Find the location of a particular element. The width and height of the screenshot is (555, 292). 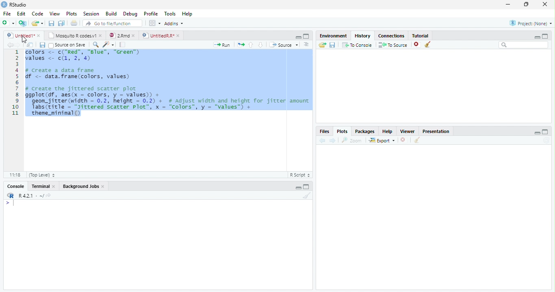

View the current working directory is located at coordinates (49, 195).